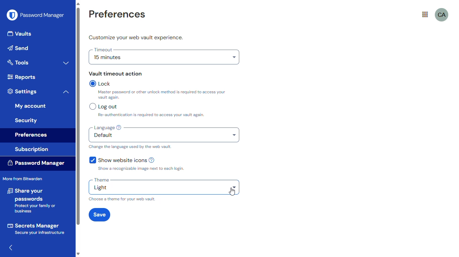 This screenshot has width=459, height=257. Describe the element at coordinates (21, 77) in the screenshot. I see `reports` at that location.